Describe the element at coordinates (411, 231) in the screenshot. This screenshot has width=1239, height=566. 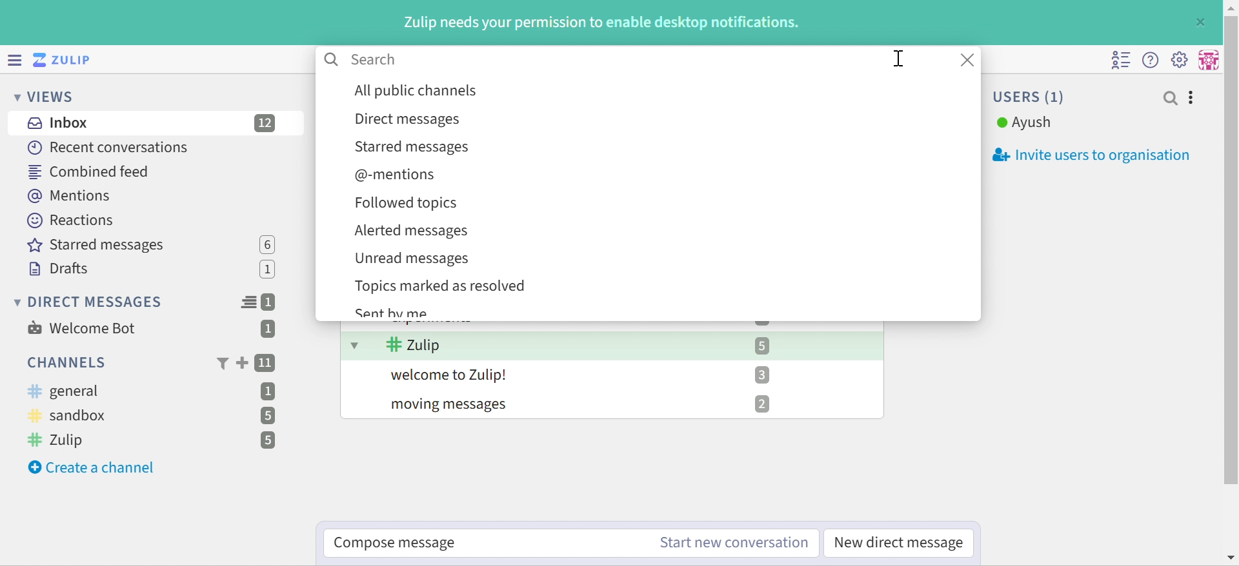
I see `Alerted messages` at that location.